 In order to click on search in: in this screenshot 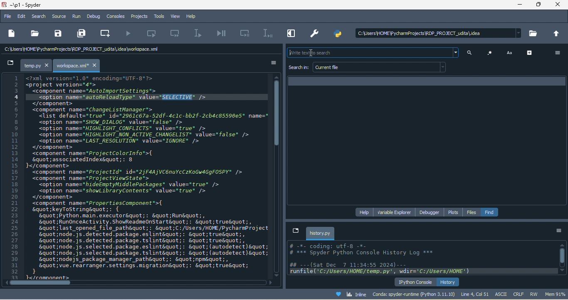, I will do `click(299, 68)`.